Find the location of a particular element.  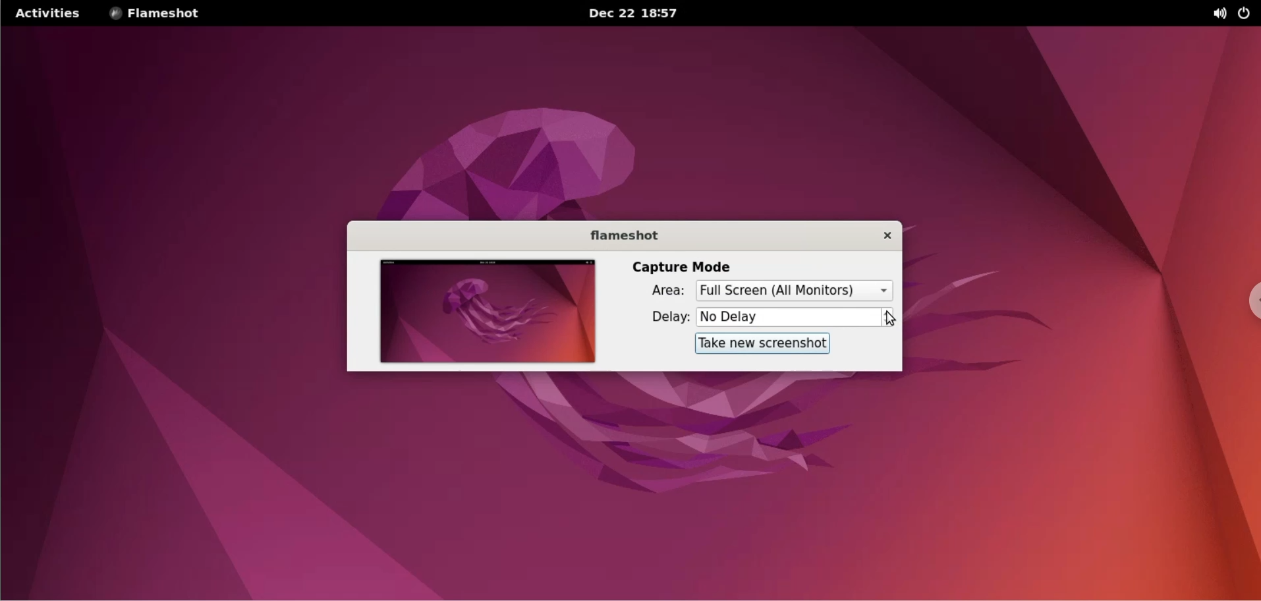

sound options is located at coordinates (1221, 13).